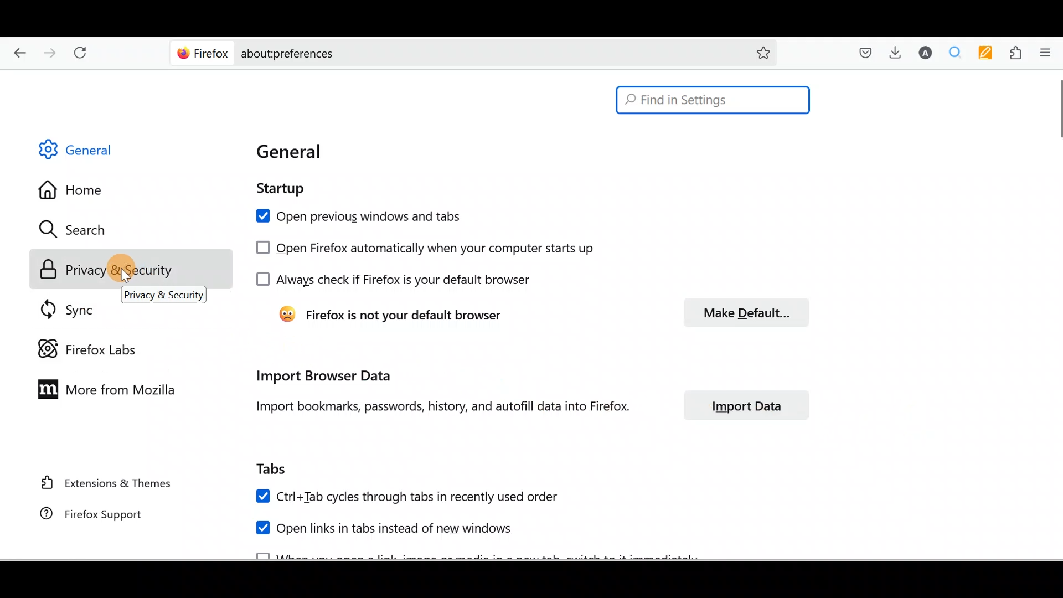 This screenshot has height=598, width=1063. What do you see at coordinates (1049, 53) in the screenshot?
I see `Open application menu` at bounding box center [1049, 53].